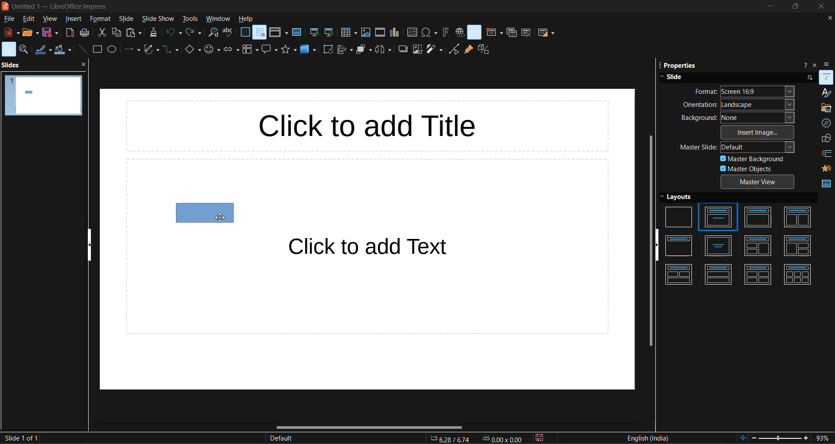 The height and width of the screenshot is (444, 835). Describe the element at coordinates (374, 125) in the screenshot. I see `Click to add Title` at that location.